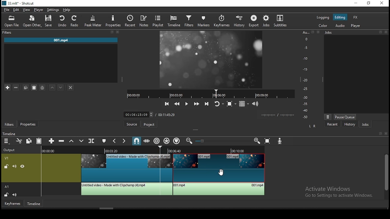 The height and width of the screenshot is (219, 390). Describe the element at coordinates (175, 21) in the screenshot. I see `timeline` at that location.